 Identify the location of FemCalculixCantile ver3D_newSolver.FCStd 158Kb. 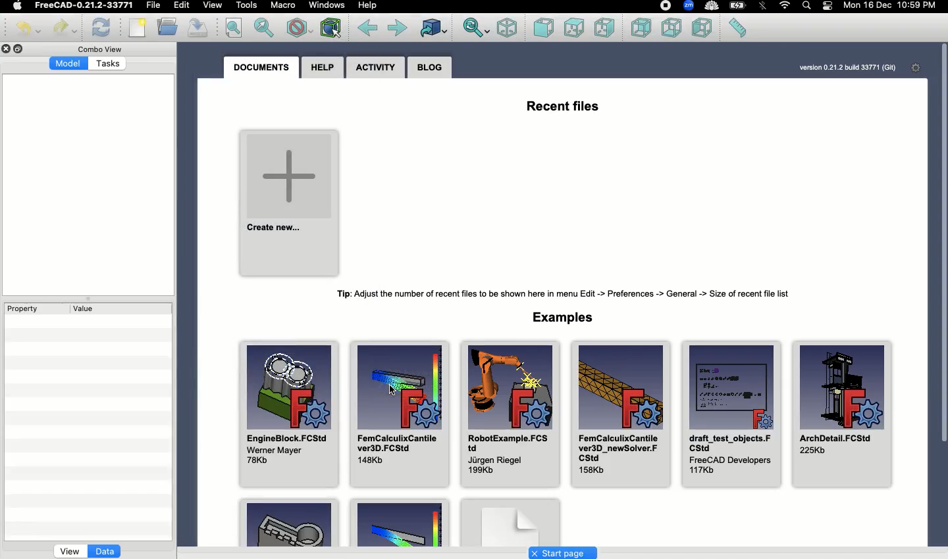
(620, 413).